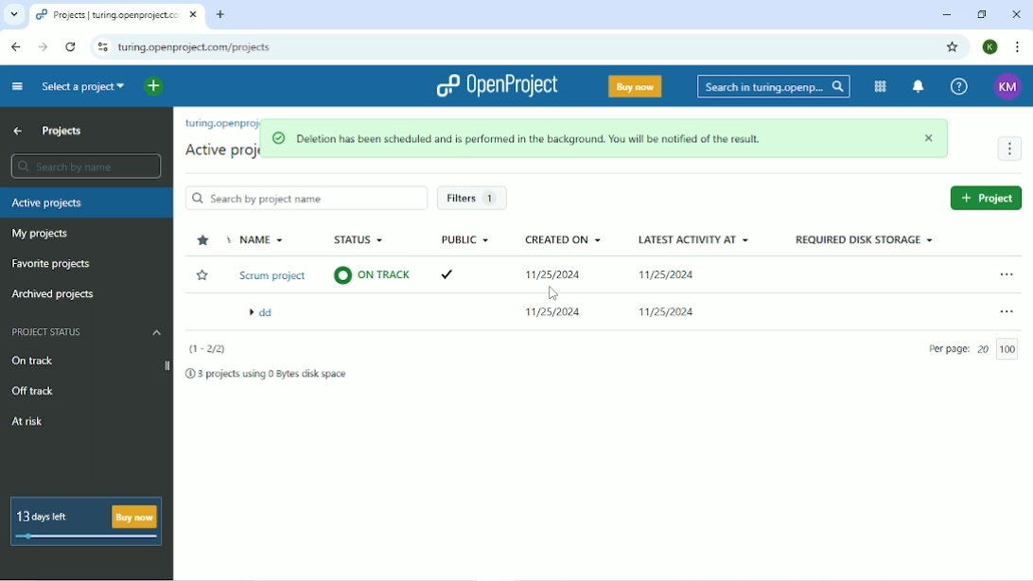 This screenshot has width=1033, height=581. What do you see at coordinates (445, 312) in the screenshot?
I see `ticked` at bounding box center [445, 312].